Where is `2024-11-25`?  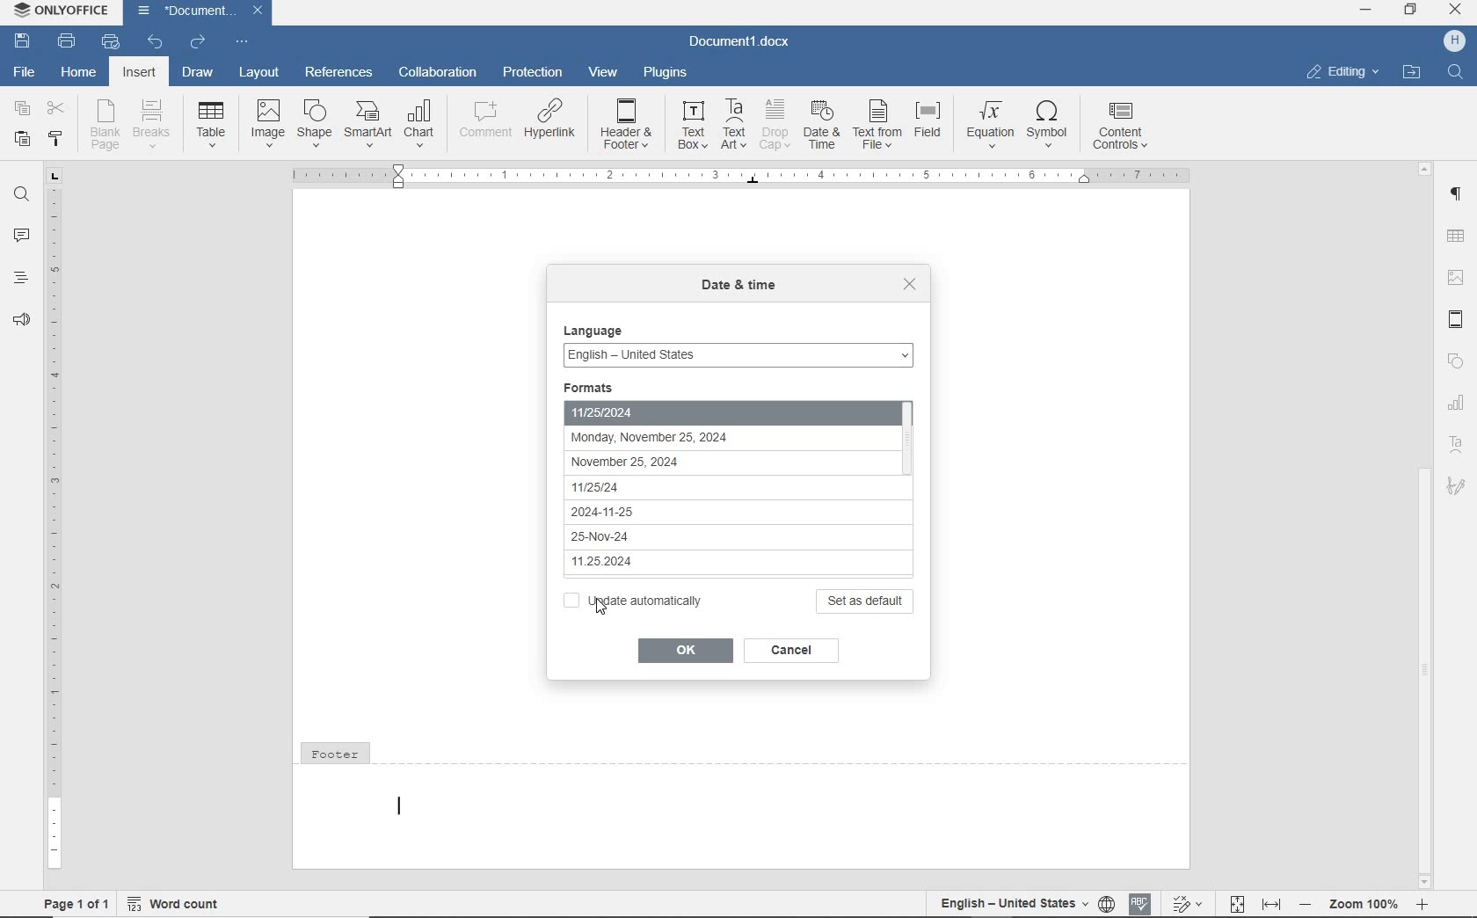
2024-11-25 is located at coordinates (671, 510).